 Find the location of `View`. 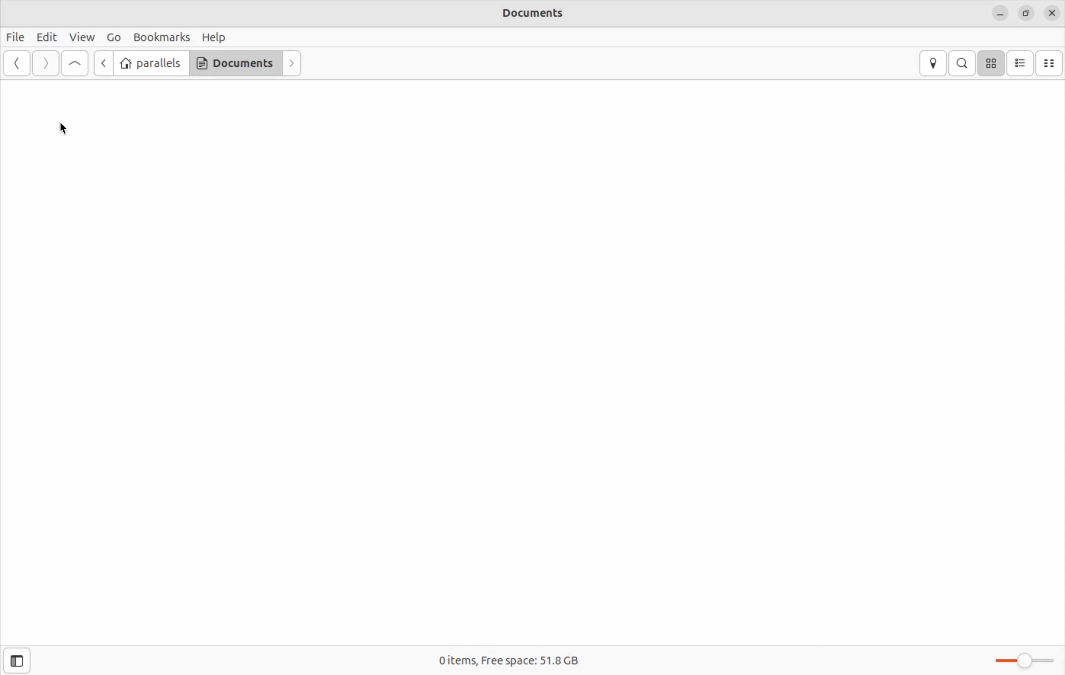

View is located at coordinates (82, 38).